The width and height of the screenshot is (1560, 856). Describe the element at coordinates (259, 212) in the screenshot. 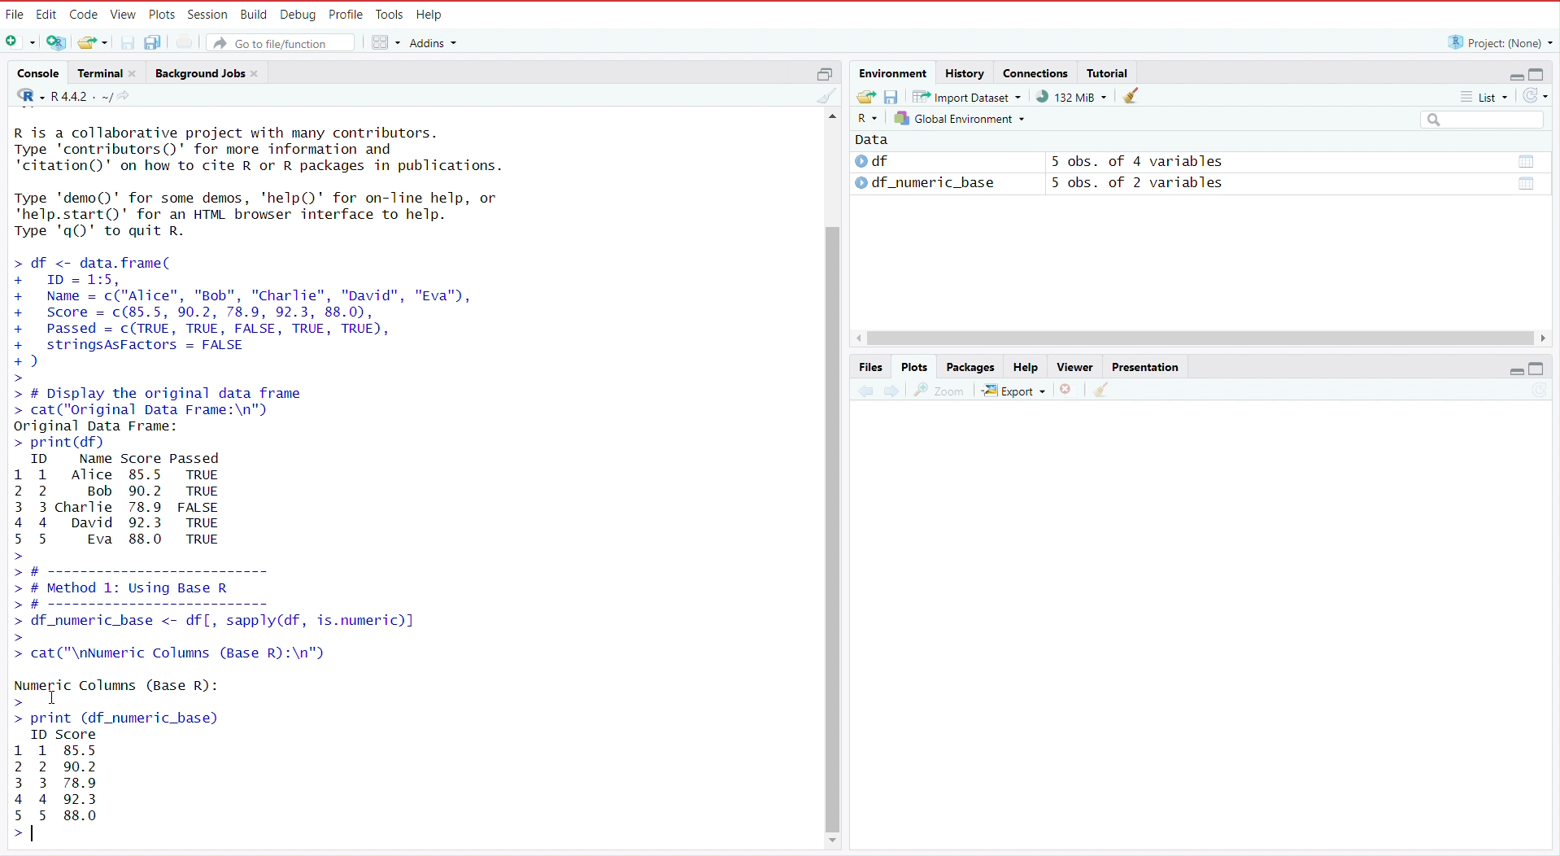

I see `Type 'demo()' for some demos, 'help()' for on-line help, or
*help.start()' for an HTML browser interface to help.
Type 'q()' to quit R.` at that location.